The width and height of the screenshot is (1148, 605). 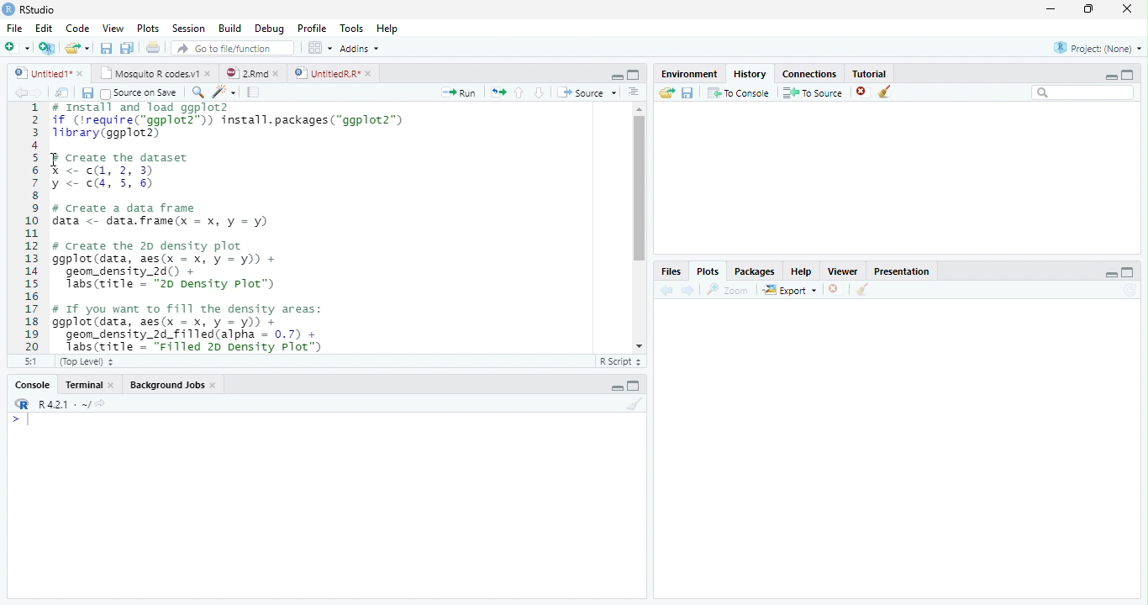 What do you see at coordinates (87, 93) in the screenshot?
I see `save` at bounding box center [87, 93].